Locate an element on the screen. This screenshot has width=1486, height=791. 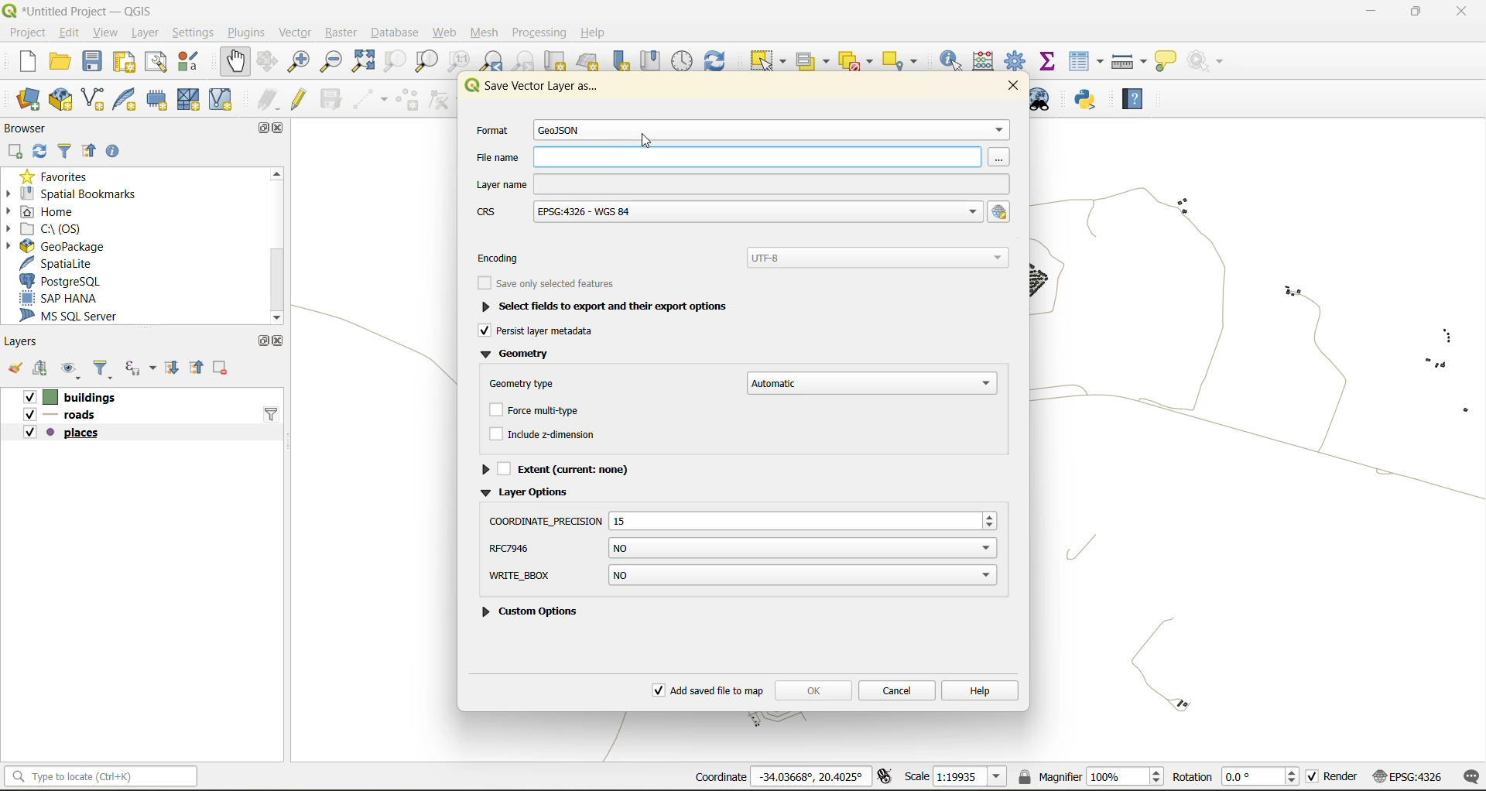
database is located at coordinates (399, 32).